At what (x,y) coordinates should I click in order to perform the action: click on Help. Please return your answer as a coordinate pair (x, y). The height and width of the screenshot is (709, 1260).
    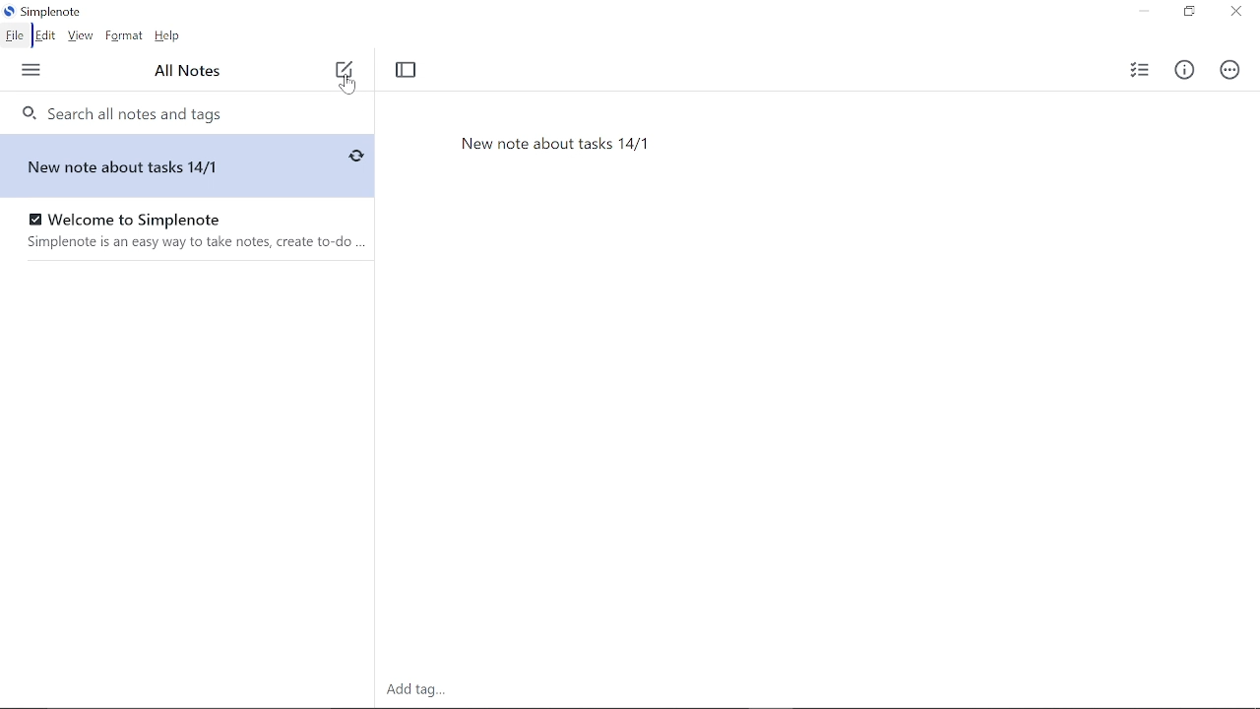
    Looking at the image, I should click on (169, 36).